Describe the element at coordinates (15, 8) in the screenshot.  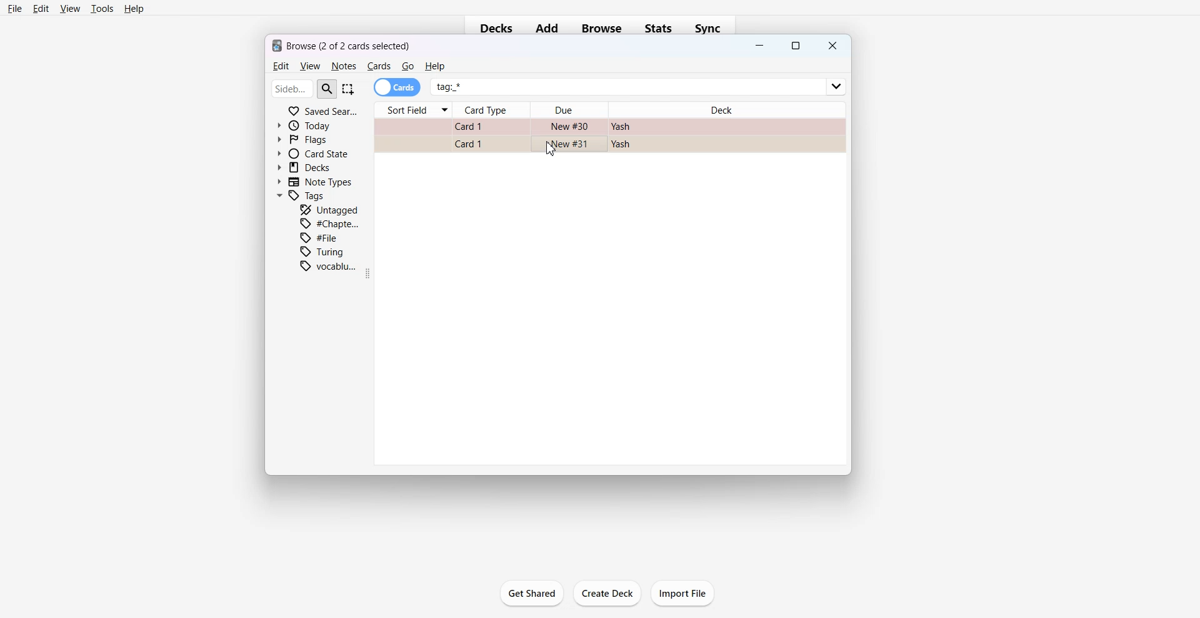
I see `File` at that location.